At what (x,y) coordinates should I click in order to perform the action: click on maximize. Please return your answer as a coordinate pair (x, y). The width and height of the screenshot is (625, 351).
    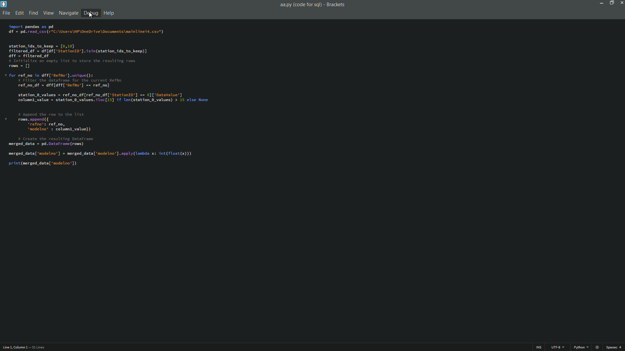
    Looking at the image, I should click on (611, 3).